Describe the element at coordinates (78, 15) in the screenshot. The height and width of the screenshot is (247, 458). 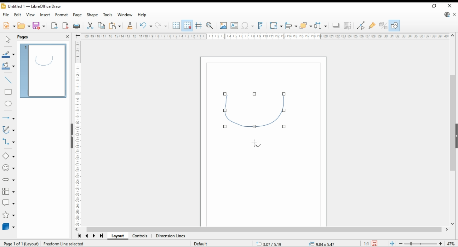
I see `page` at that location.